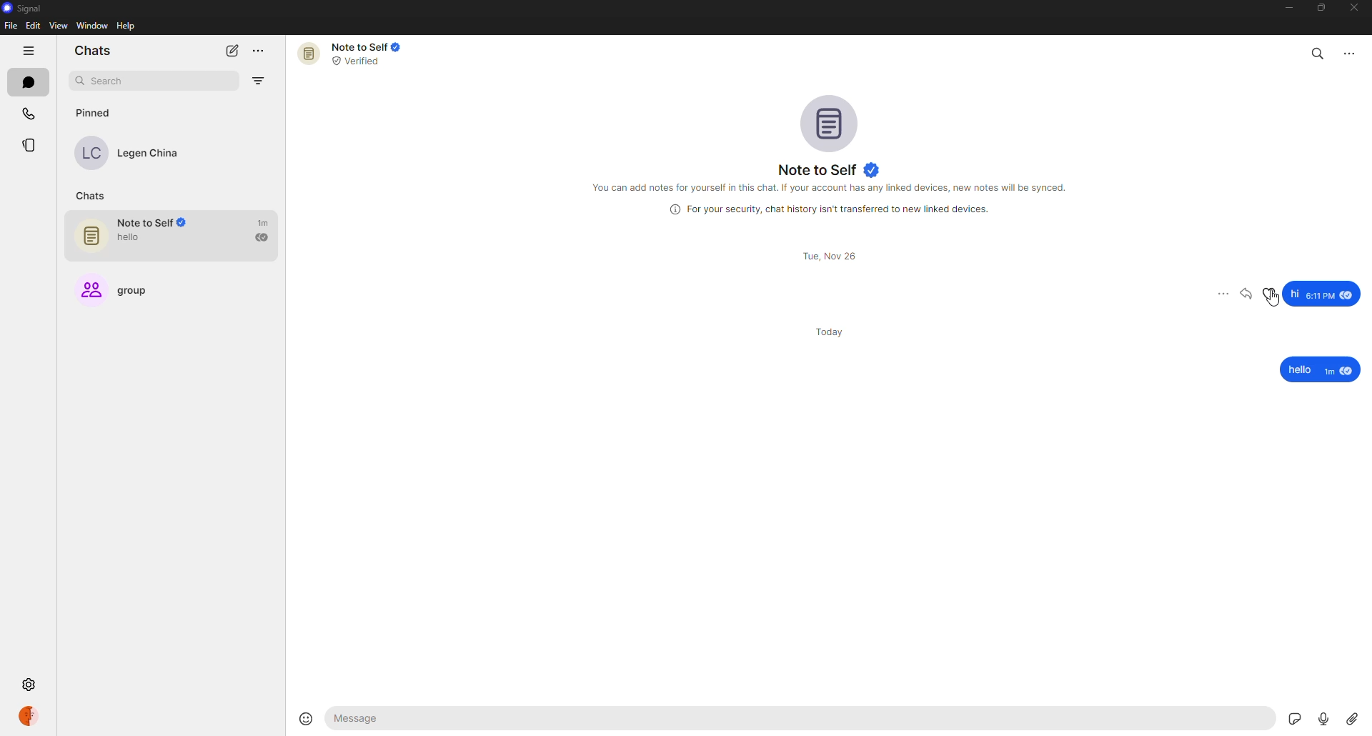 This screenshot has width=1372, height=736. I want to click on attach, so click(1352, 717).